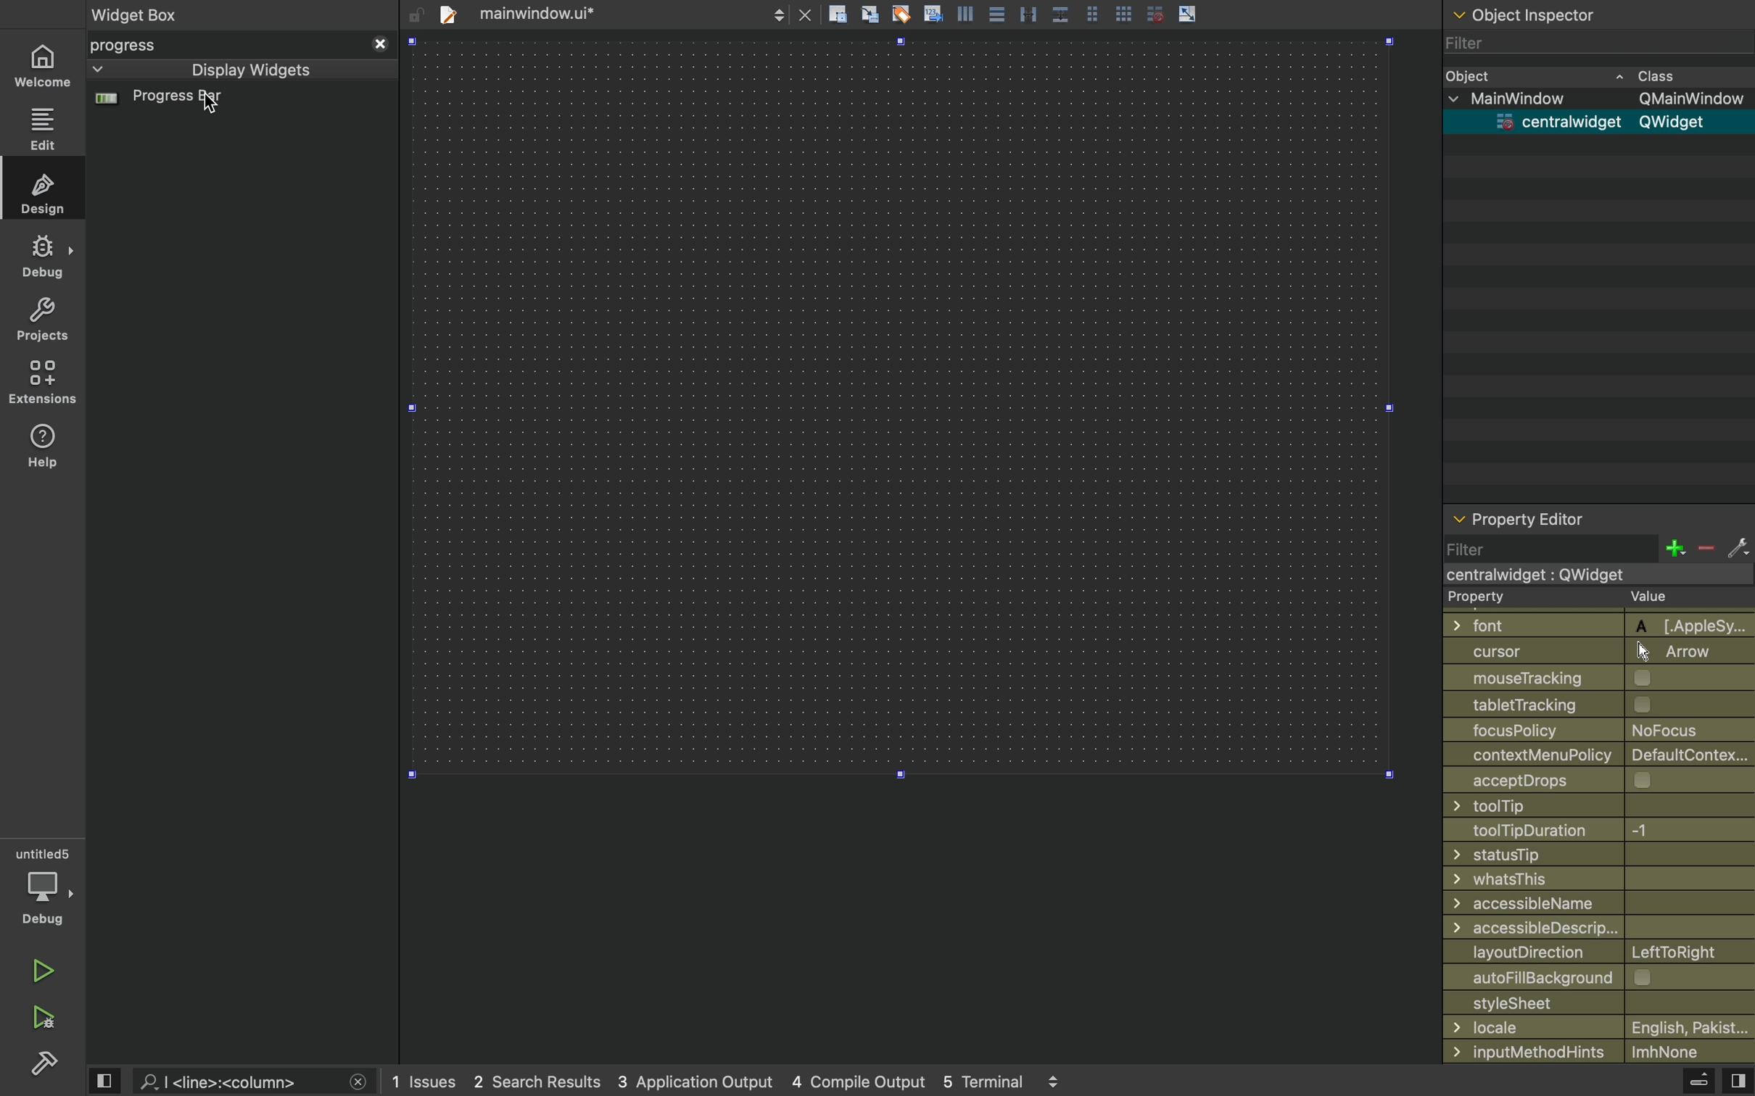 This screenshot has width=1755, height=1096. I want to click on design are, so click(914, 547).